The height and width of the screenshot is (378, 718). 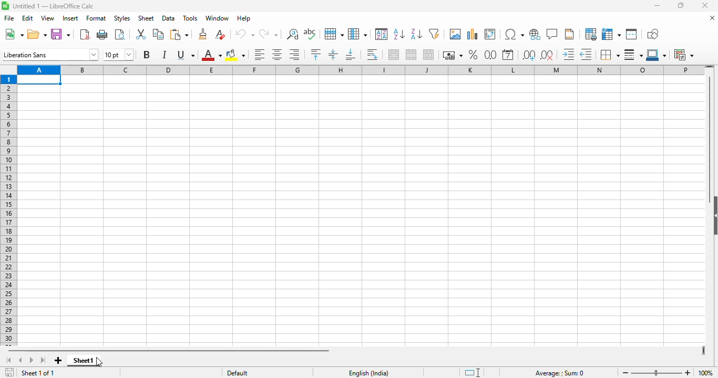 What do you see at coordinates (120, 35) in the screenshot?
I see `toggle print preview` at bounding box center [120, 35].